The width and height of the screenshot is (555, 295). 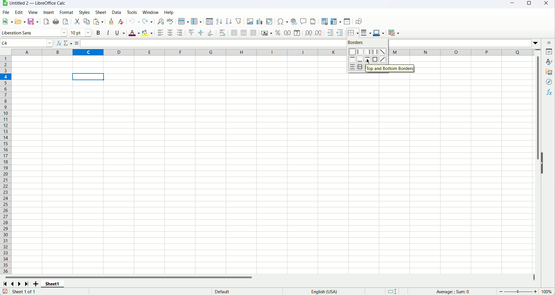 I want to click on zoom, so click(x=517, y=292).